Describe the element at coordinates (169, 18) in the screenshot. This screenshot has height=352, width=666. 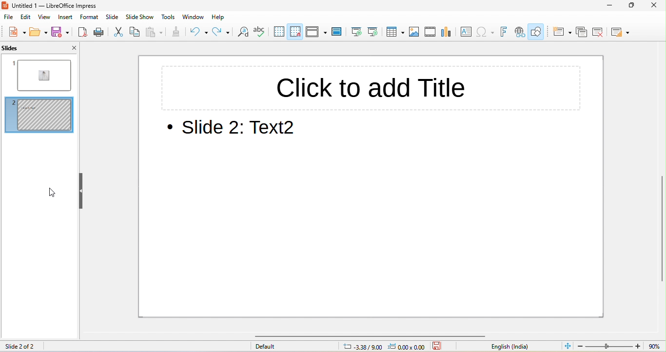
I see `tools` at that location.